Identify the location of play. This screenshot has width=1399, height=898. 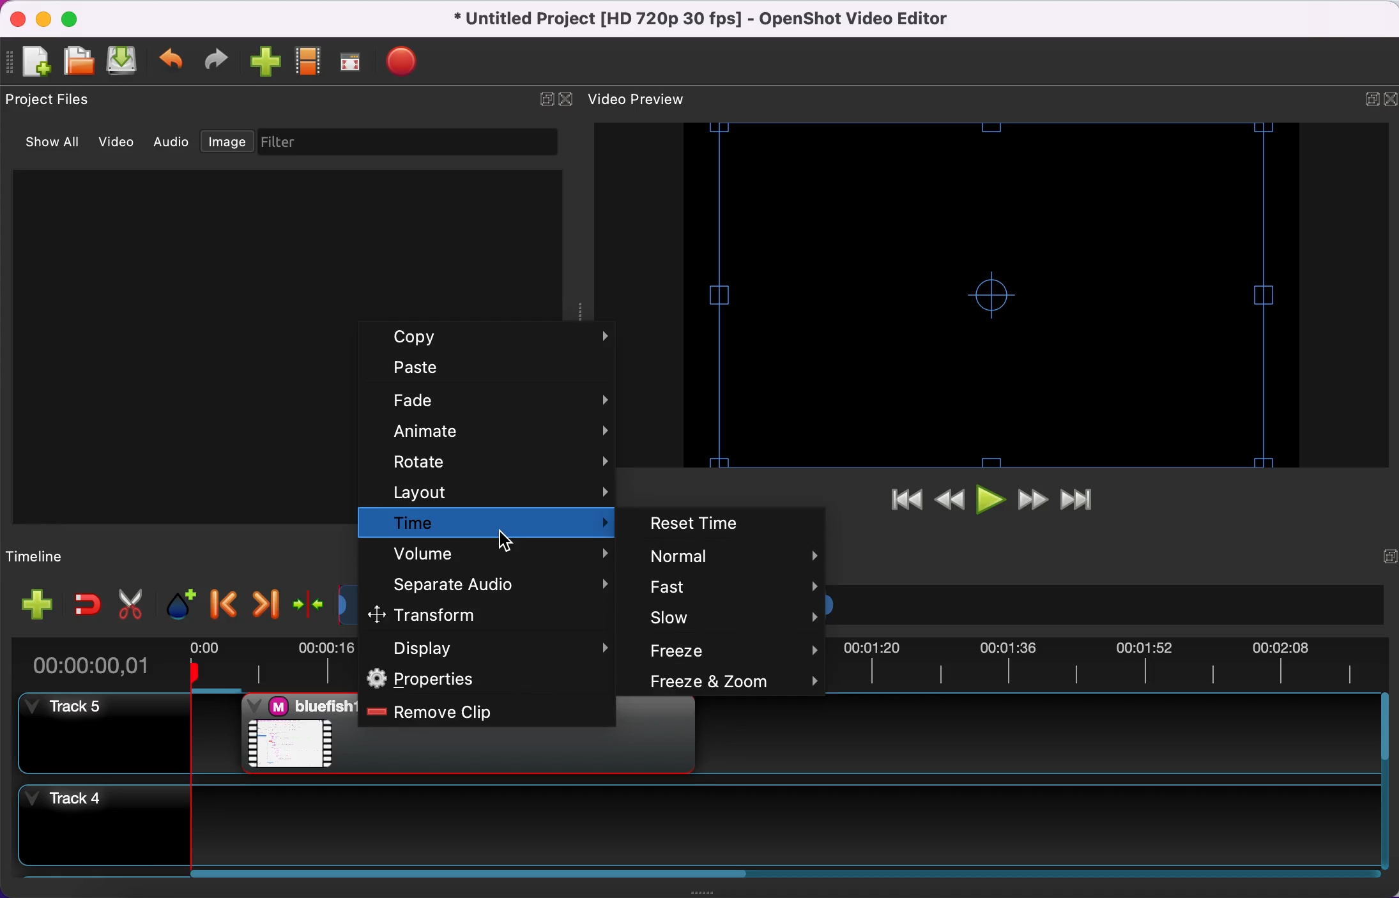
(990, 501).